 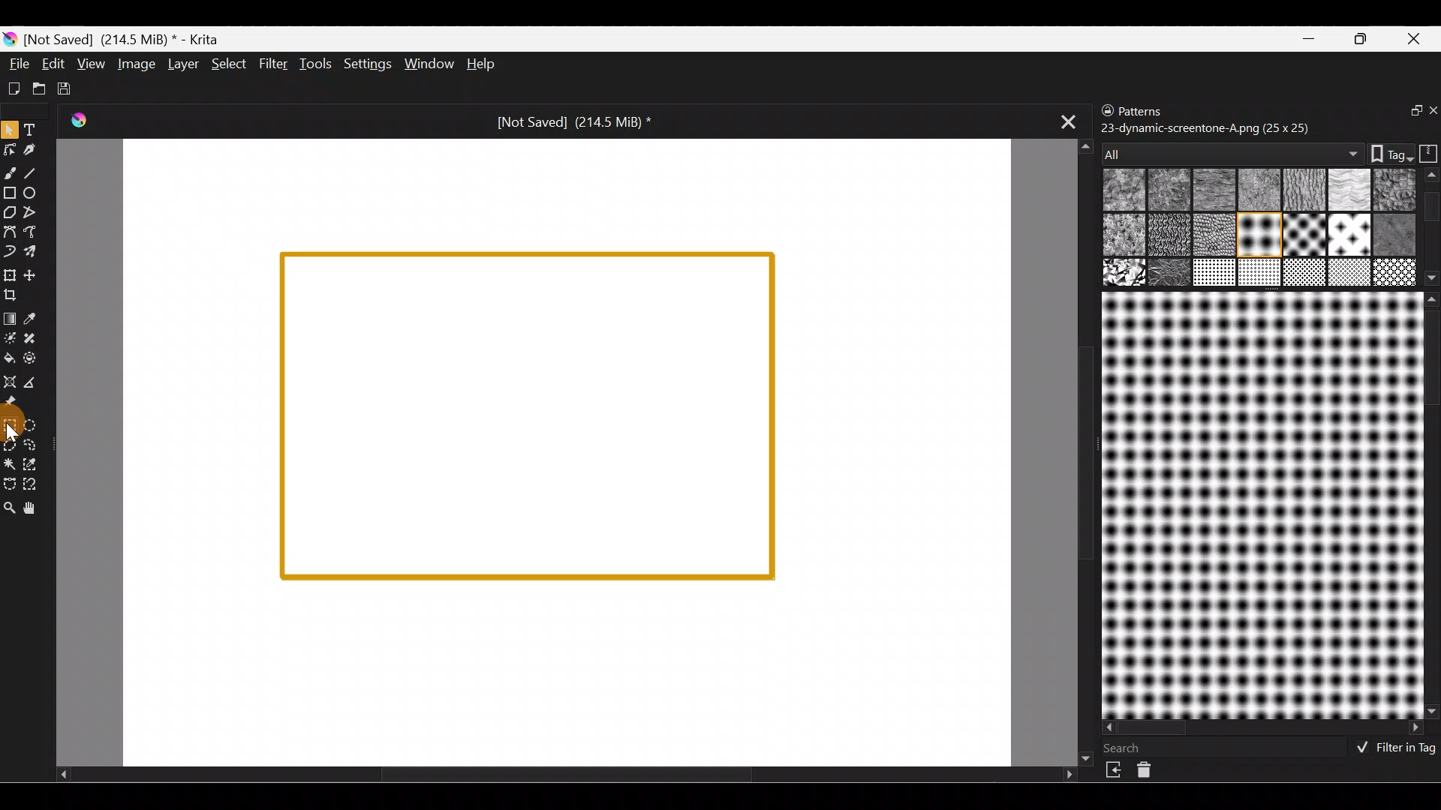 I want to click on 09b drawed_crossedlines.png, so click(x=1212, y=235).